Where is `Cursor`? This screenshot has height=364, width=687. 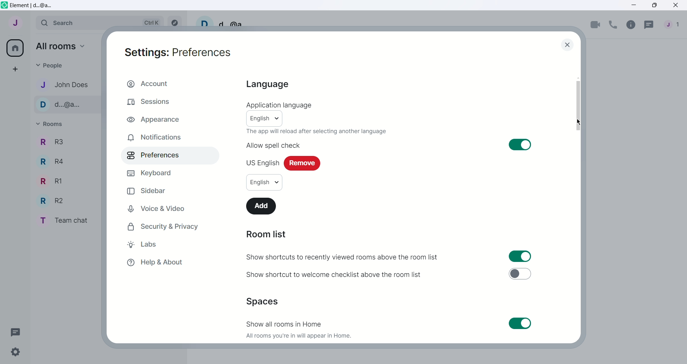 Cursor is located at coordinates (578, 121).